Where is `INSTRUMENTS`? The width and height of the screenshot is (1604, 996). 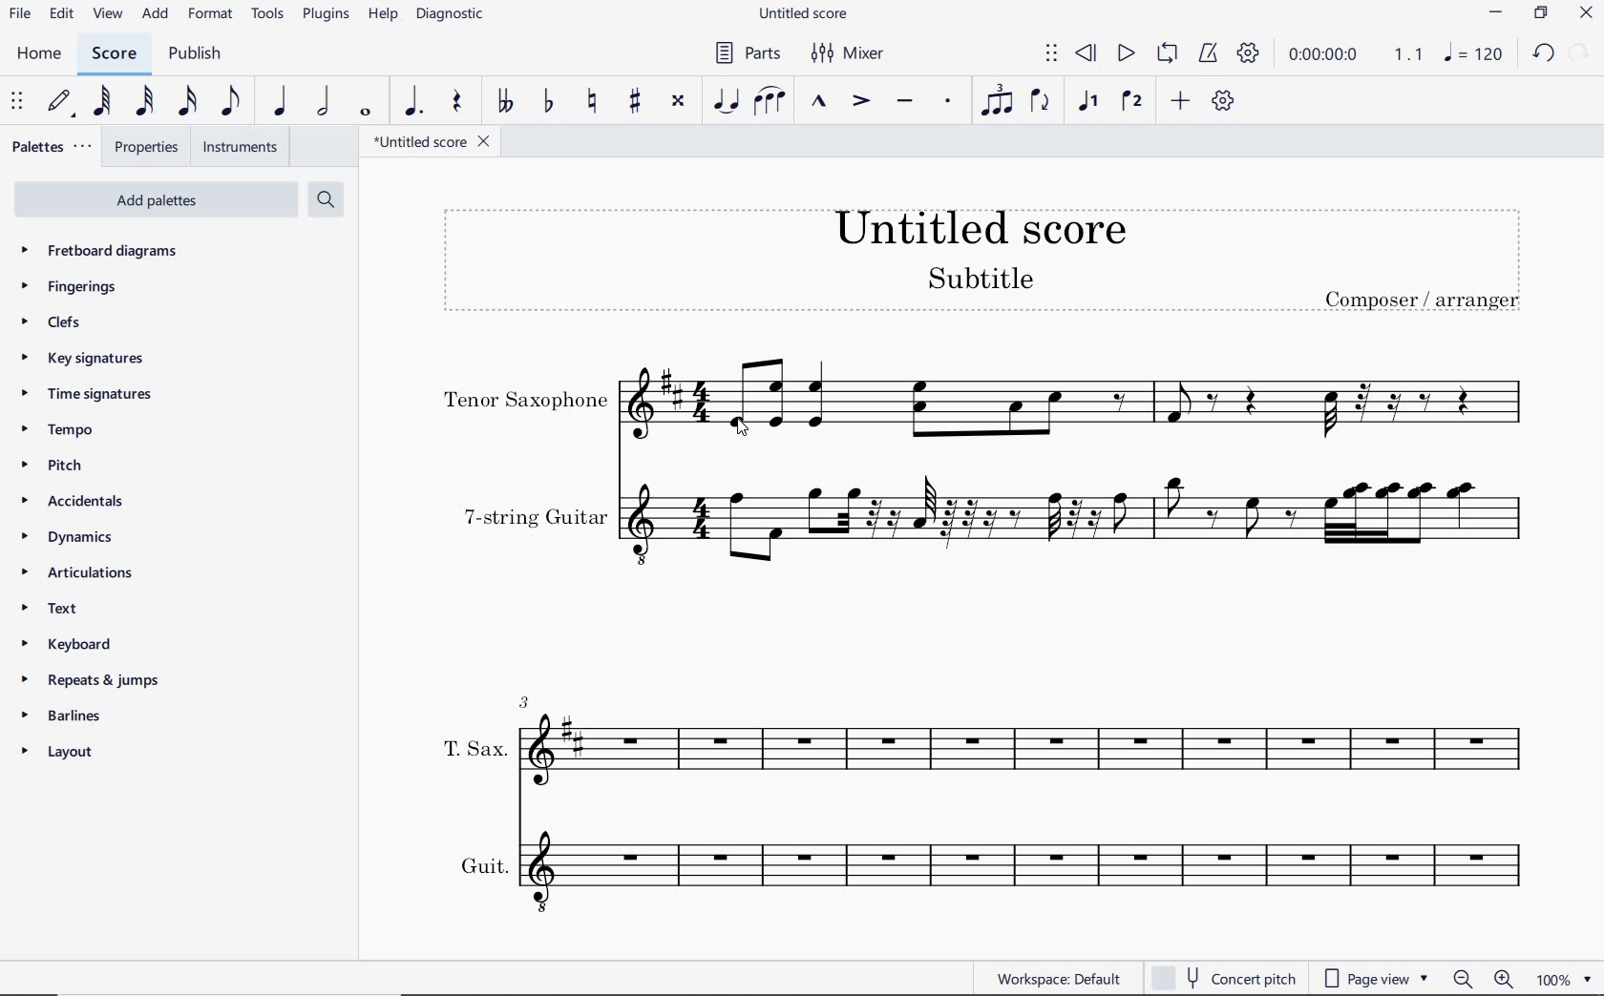
INSTRUMENTS is located at coordinates (243, 149).